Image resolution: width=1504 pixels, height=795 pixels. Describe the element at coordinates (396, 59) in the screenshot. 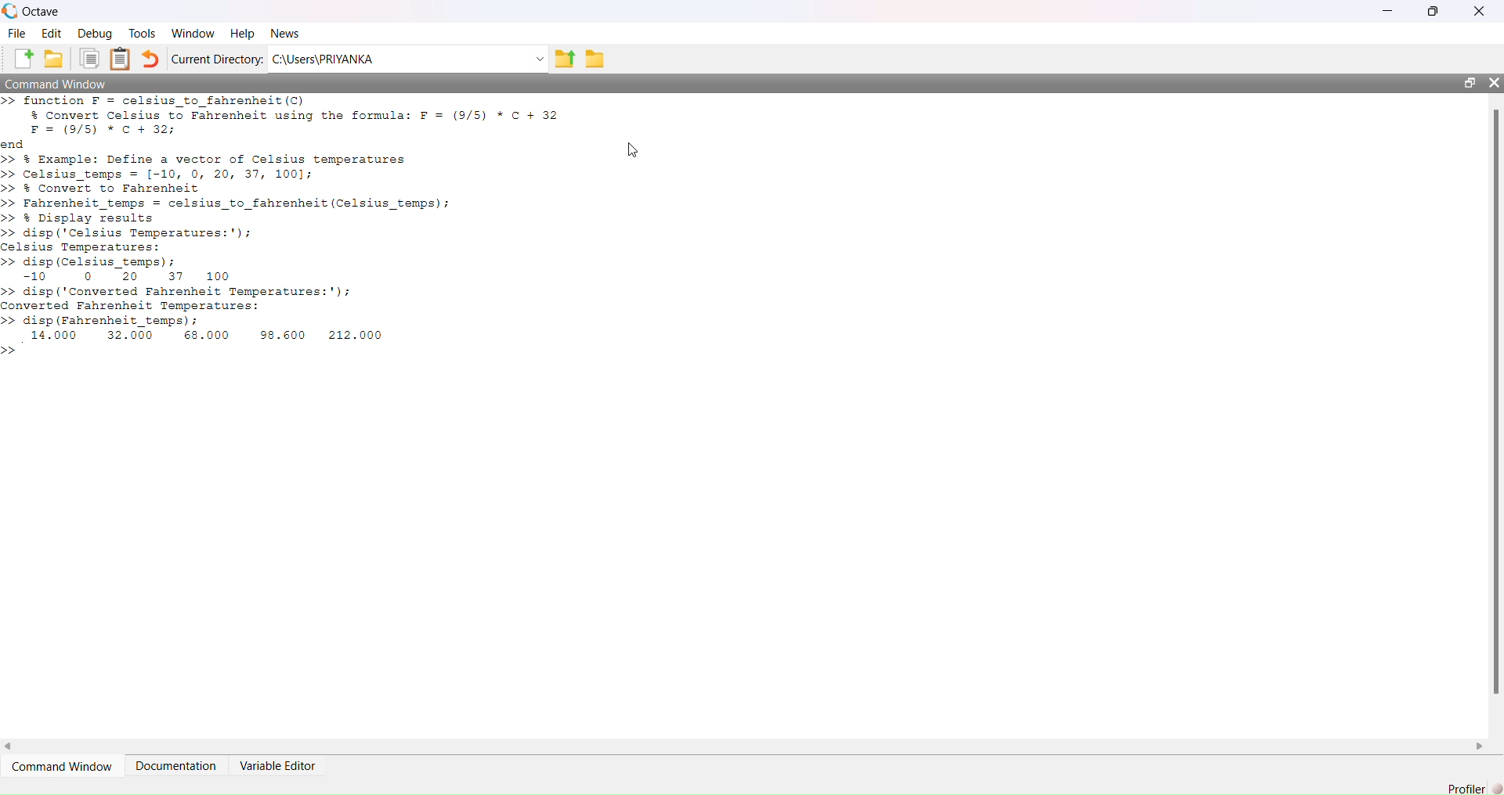

I see `C:\Users\PRIYANKA` at that location.